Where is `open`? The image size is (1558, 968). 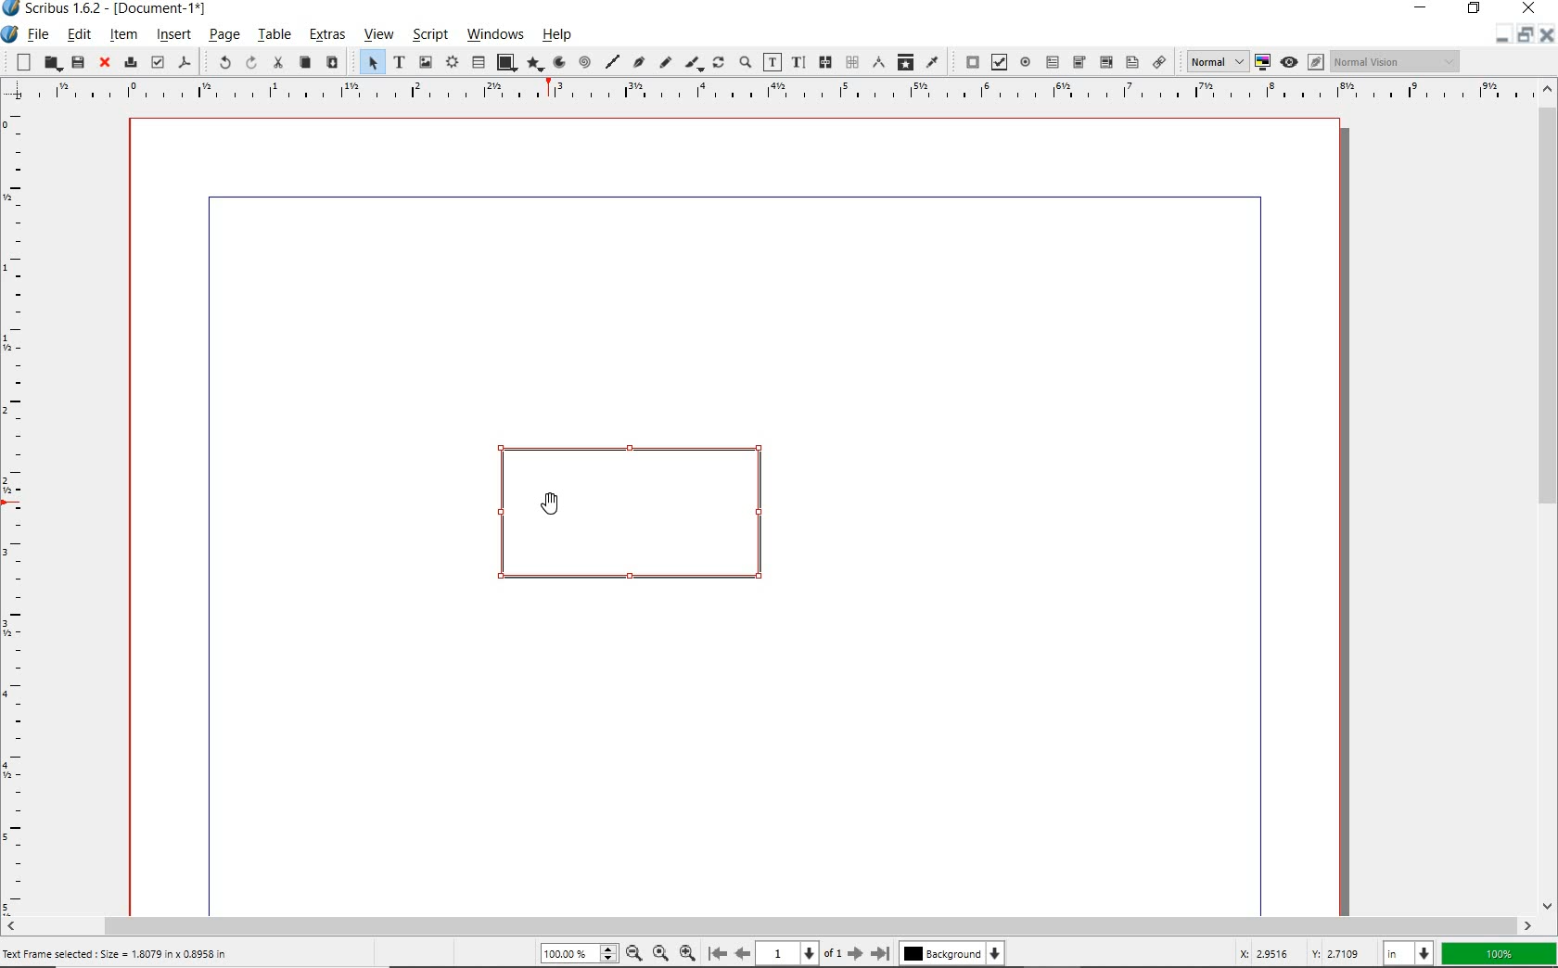
open is located at coordinates (50, 64).